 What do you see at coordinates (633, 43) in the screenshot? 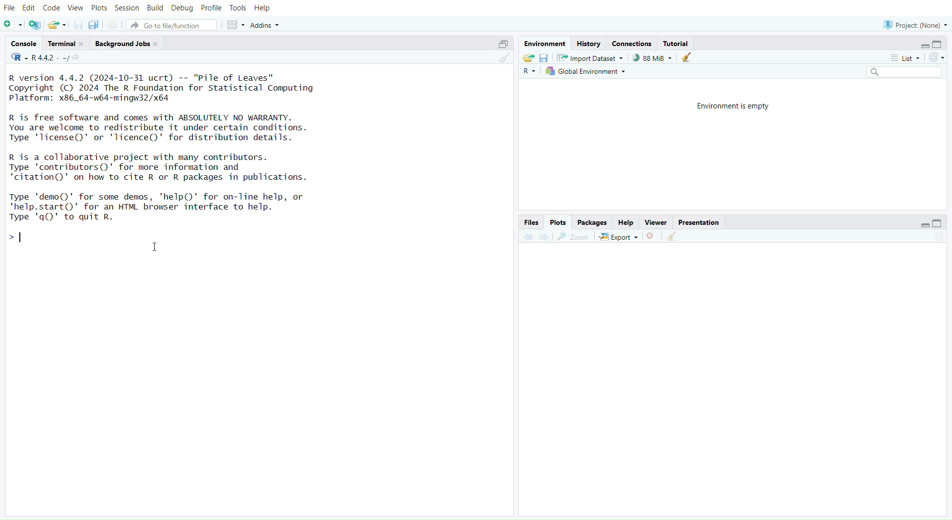
I see `connections` at bounding box center [633, 43].